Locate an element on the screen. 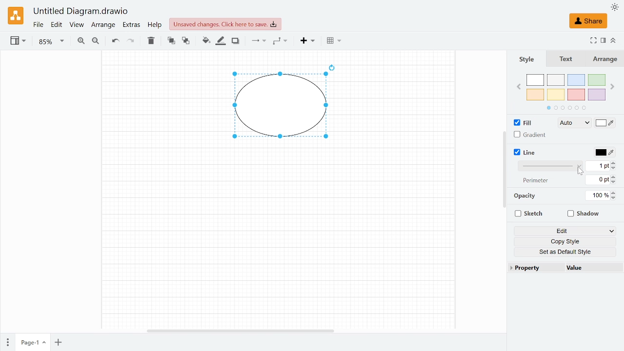 Image resolution: width=624 pixels, height=351 pixels. Current selected shape (circle) is located at coordinates (277, 107).